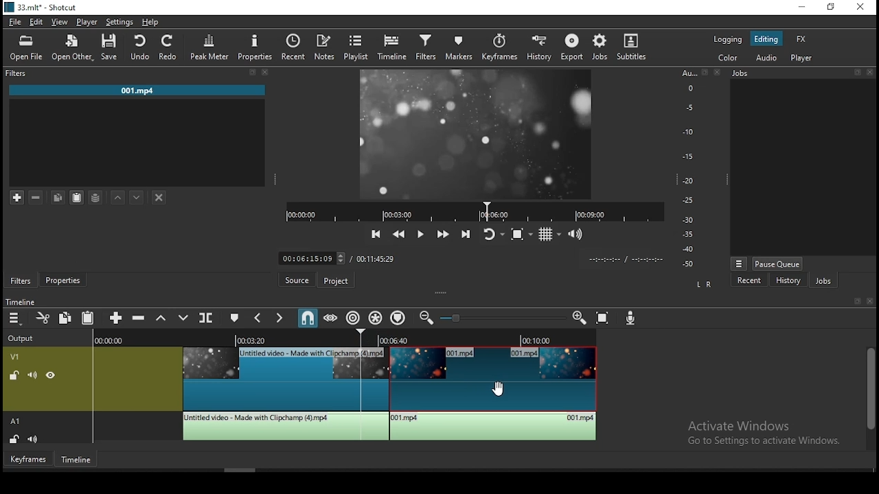  What do you see at coordinates (236, 318) in the screenshot?
I see `create/edit marker` at bounding box center [236, 318].